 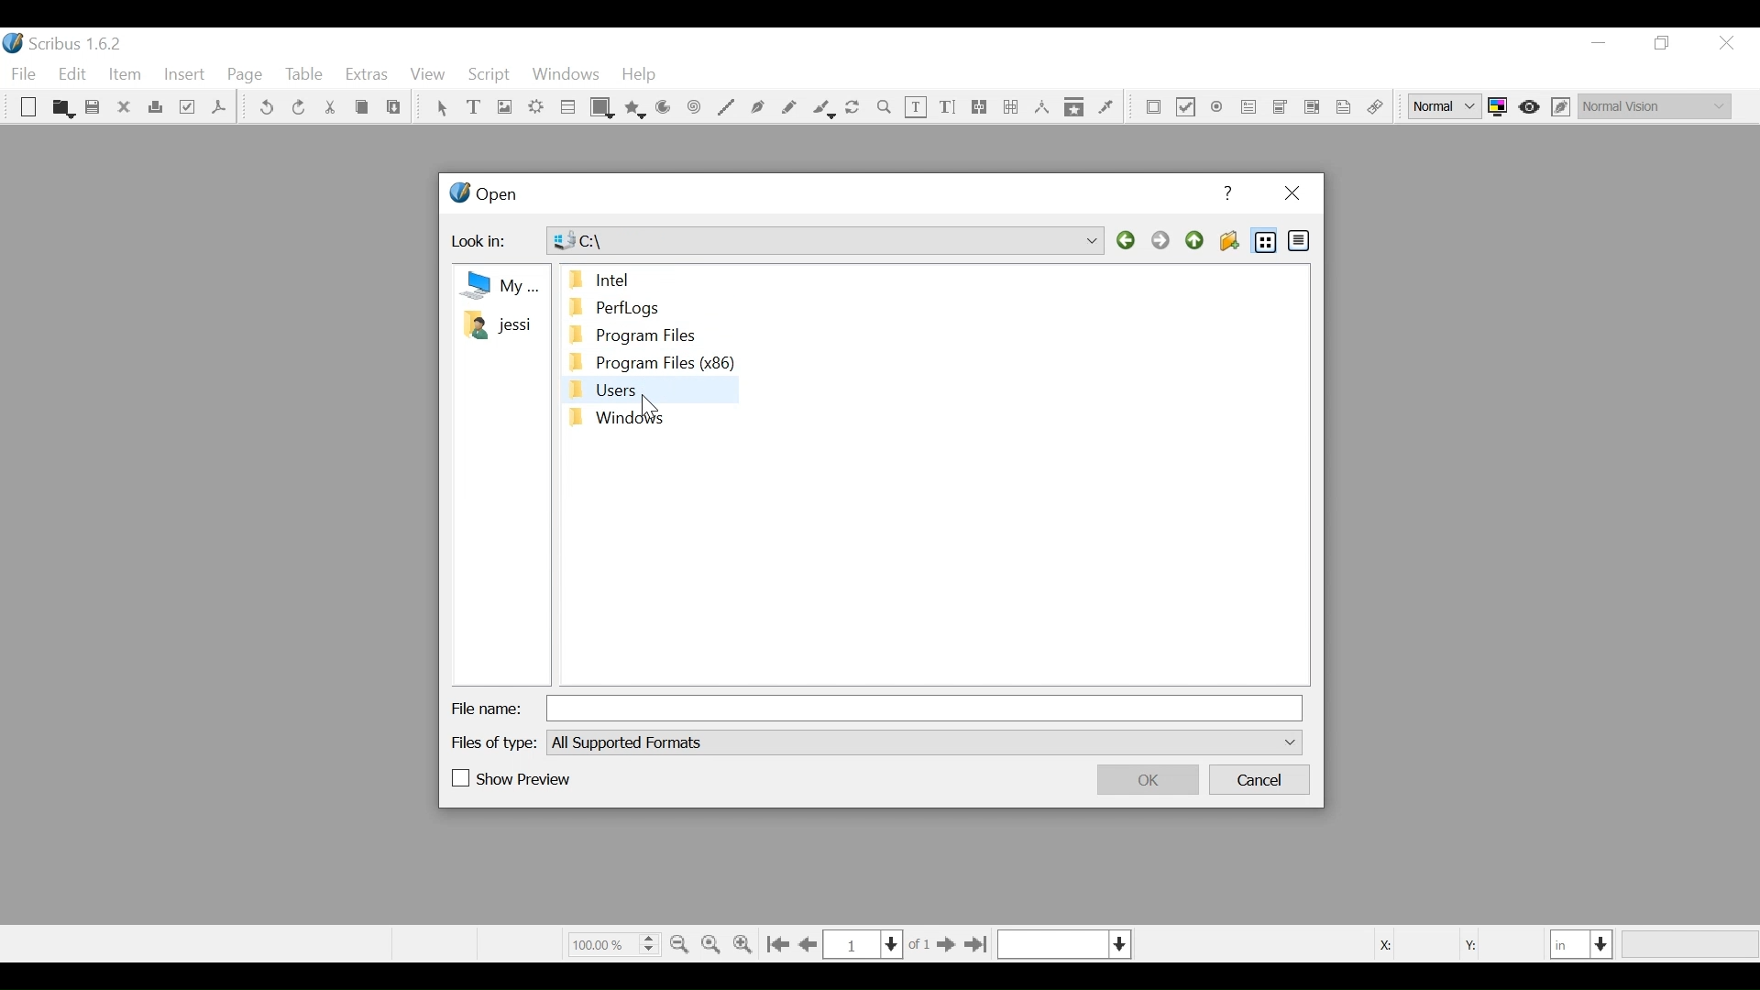 I want to click on Measurements, so click(x=1041, y=107).